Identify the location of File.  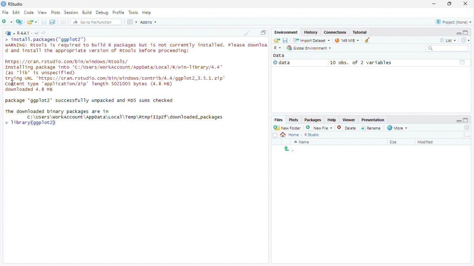
(5, 12).